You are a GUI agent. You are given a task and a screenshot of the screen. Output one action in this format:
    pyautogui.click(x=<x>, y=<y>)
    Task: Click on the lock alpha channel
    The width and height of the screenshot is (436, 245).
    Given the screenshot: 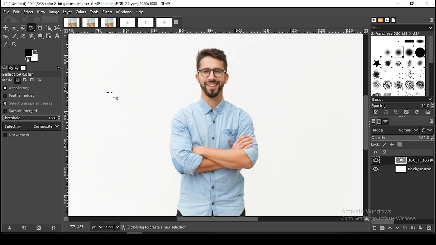 What is the action you would take?
    pyautogui.click(x=400, y=145)
    